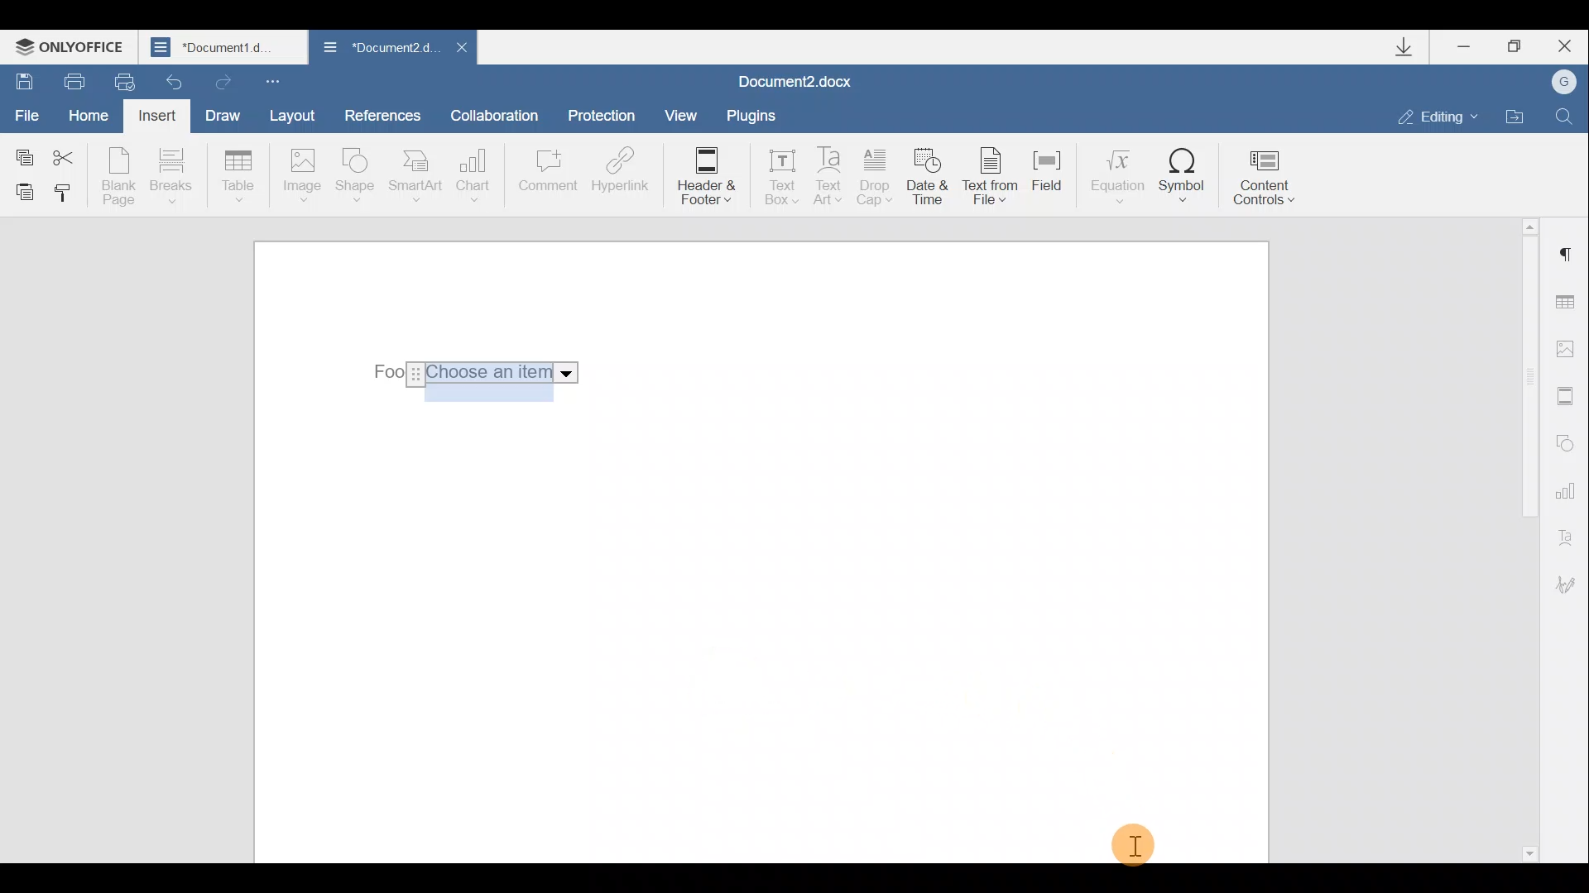 The height and width of the screenshot is (893, 1589). I want to click on Draw, so click(220, 113).